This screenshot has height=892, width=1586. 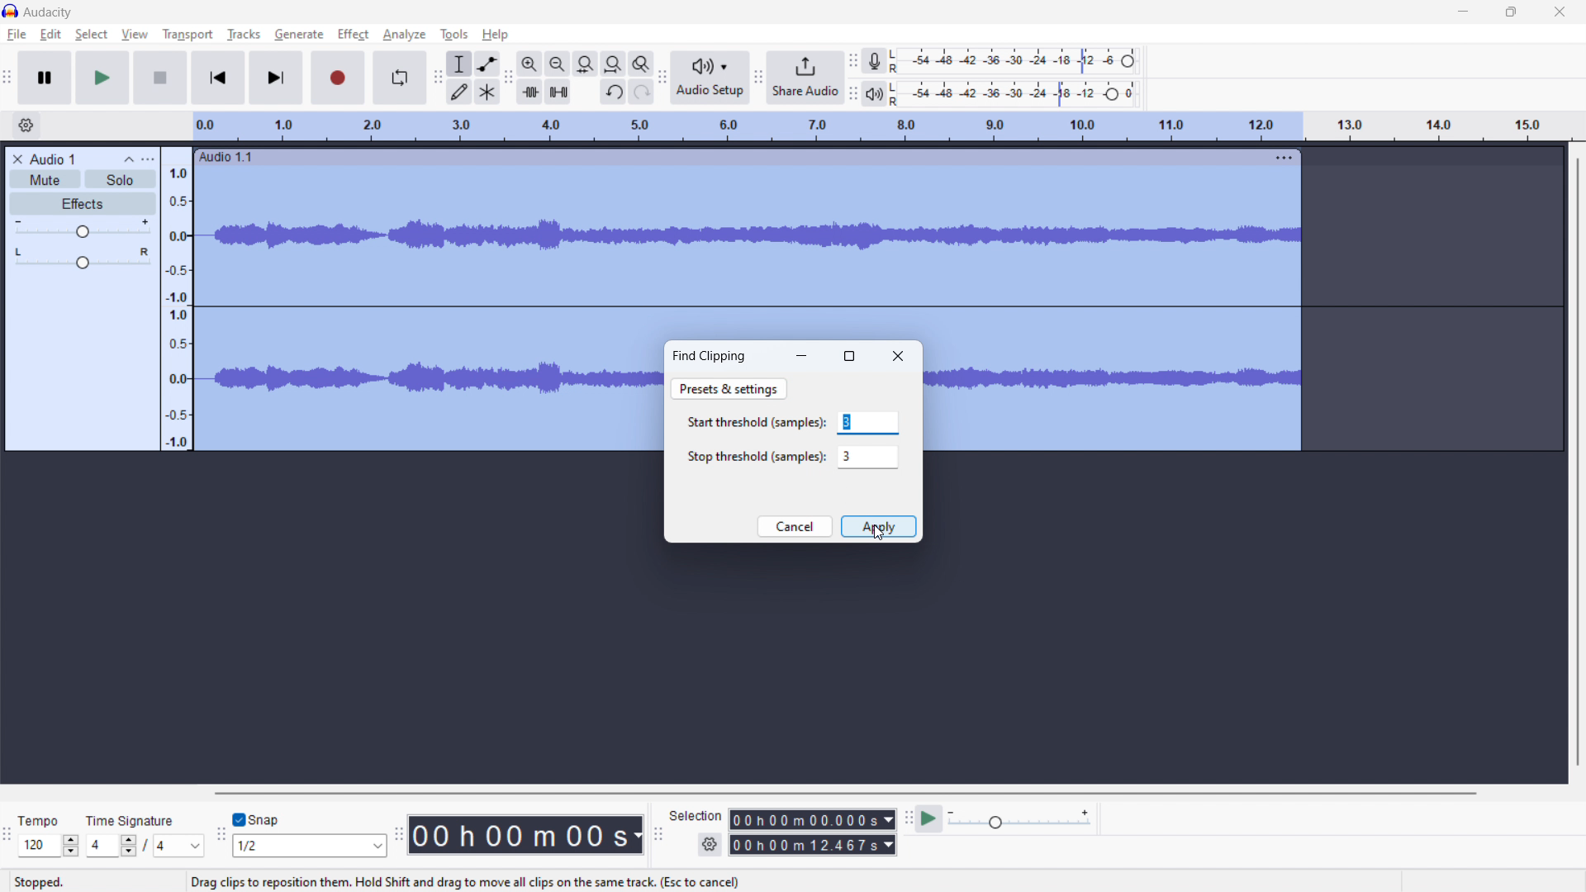 I want to click on zoom in, so click(x=529, y=64).